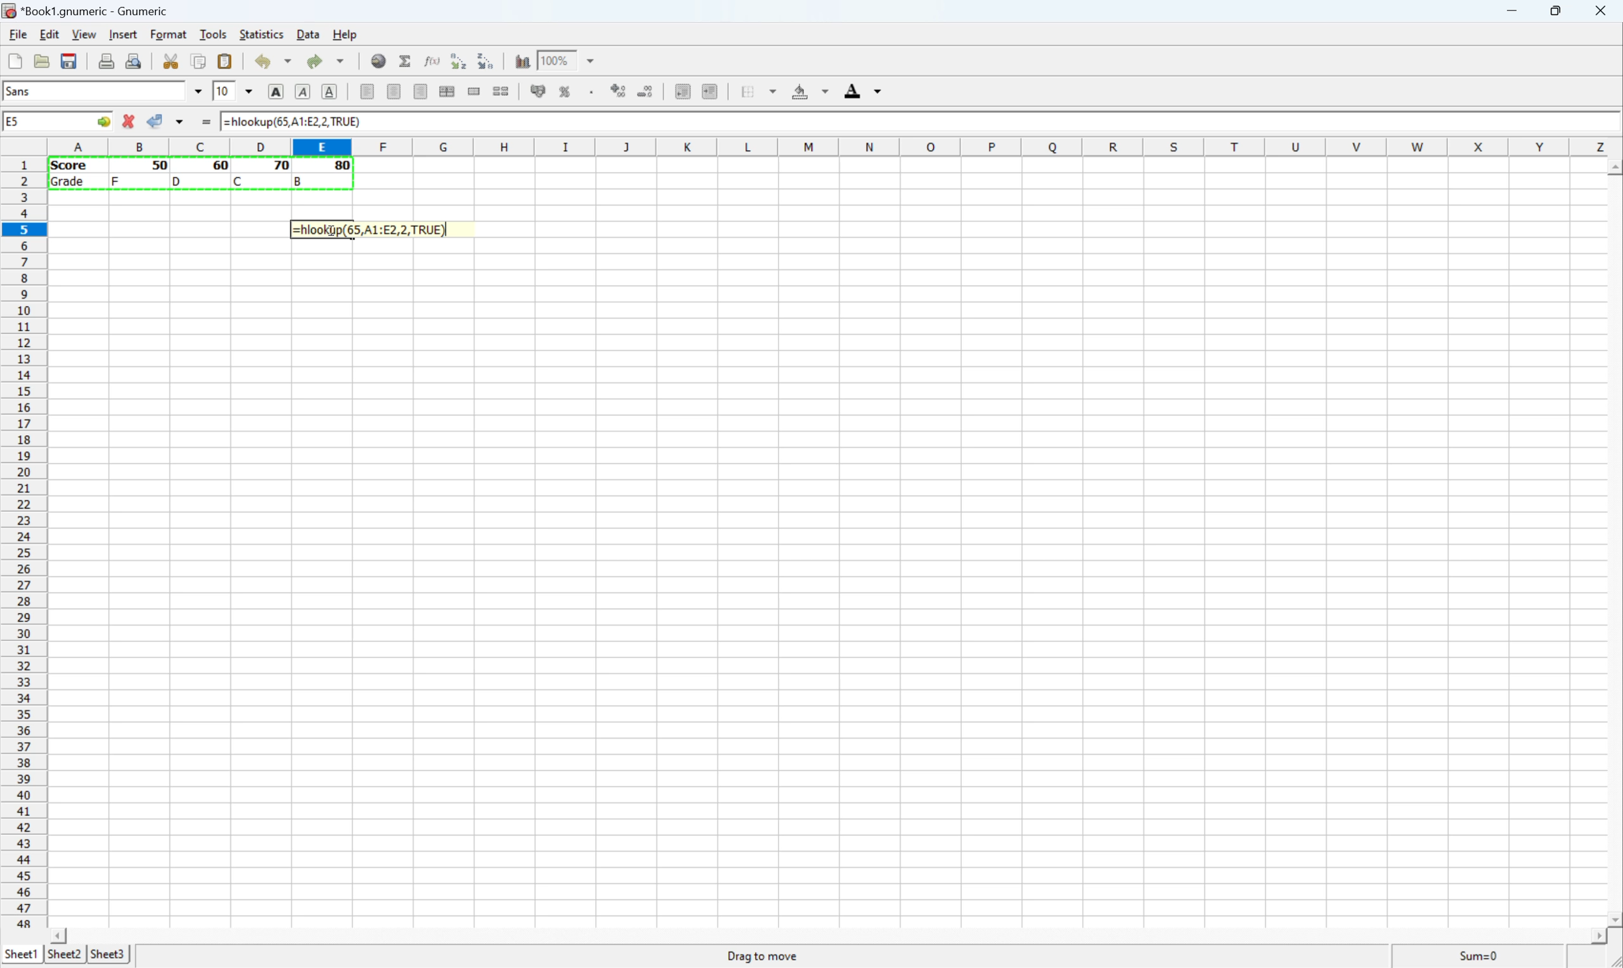 The height and width of the screenshot is (968, 1623). Describe the element at coordinates (212, 33) in the screenshot. I see `Tools` at that location.